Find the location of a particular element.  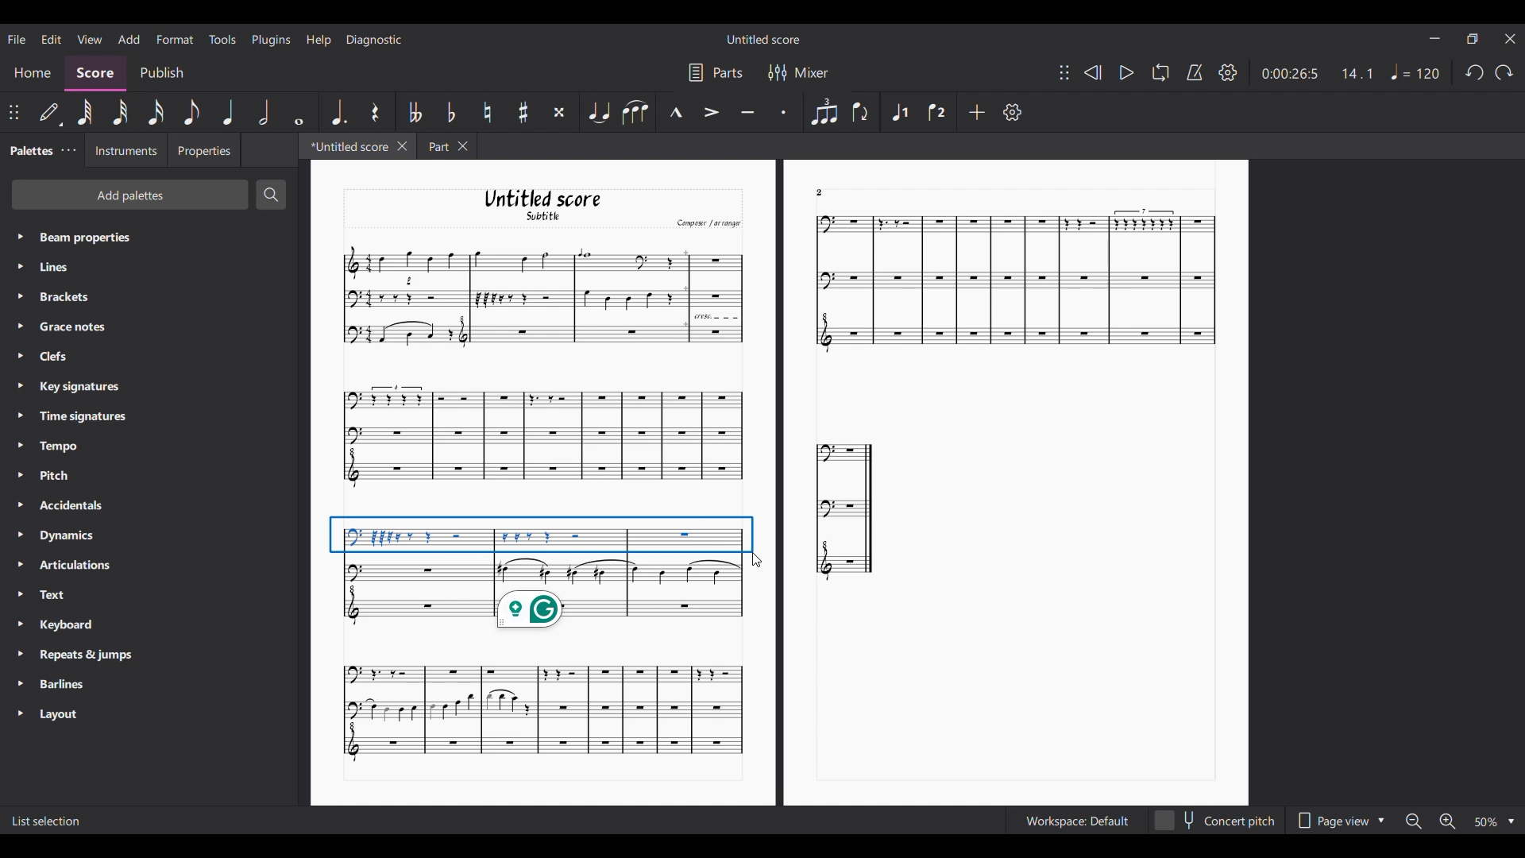

File menu is located at coordinates (18, 39).